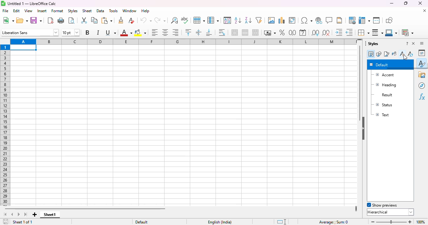 This screenshot has height=225, width=428. What do you see at coordinates (420, 3) in the screenshot?
I see `close` at bounding box center [420, 3].